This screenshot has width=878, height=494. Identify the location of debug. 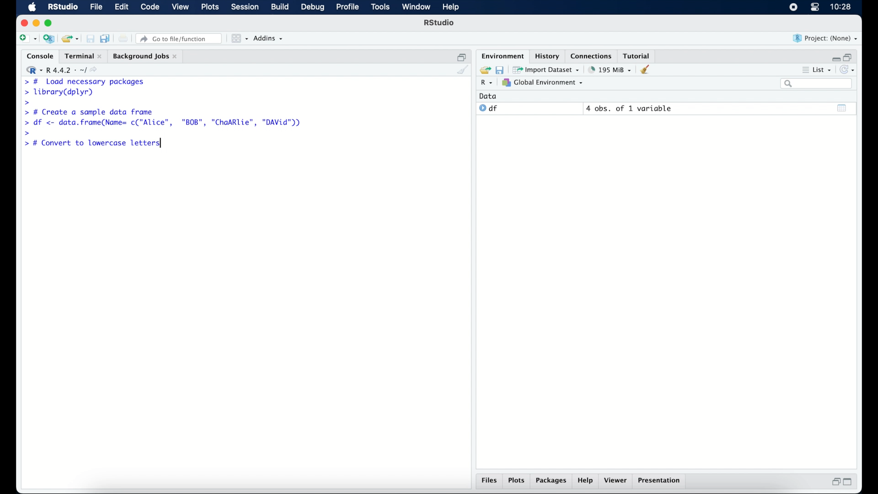
(313, 8).